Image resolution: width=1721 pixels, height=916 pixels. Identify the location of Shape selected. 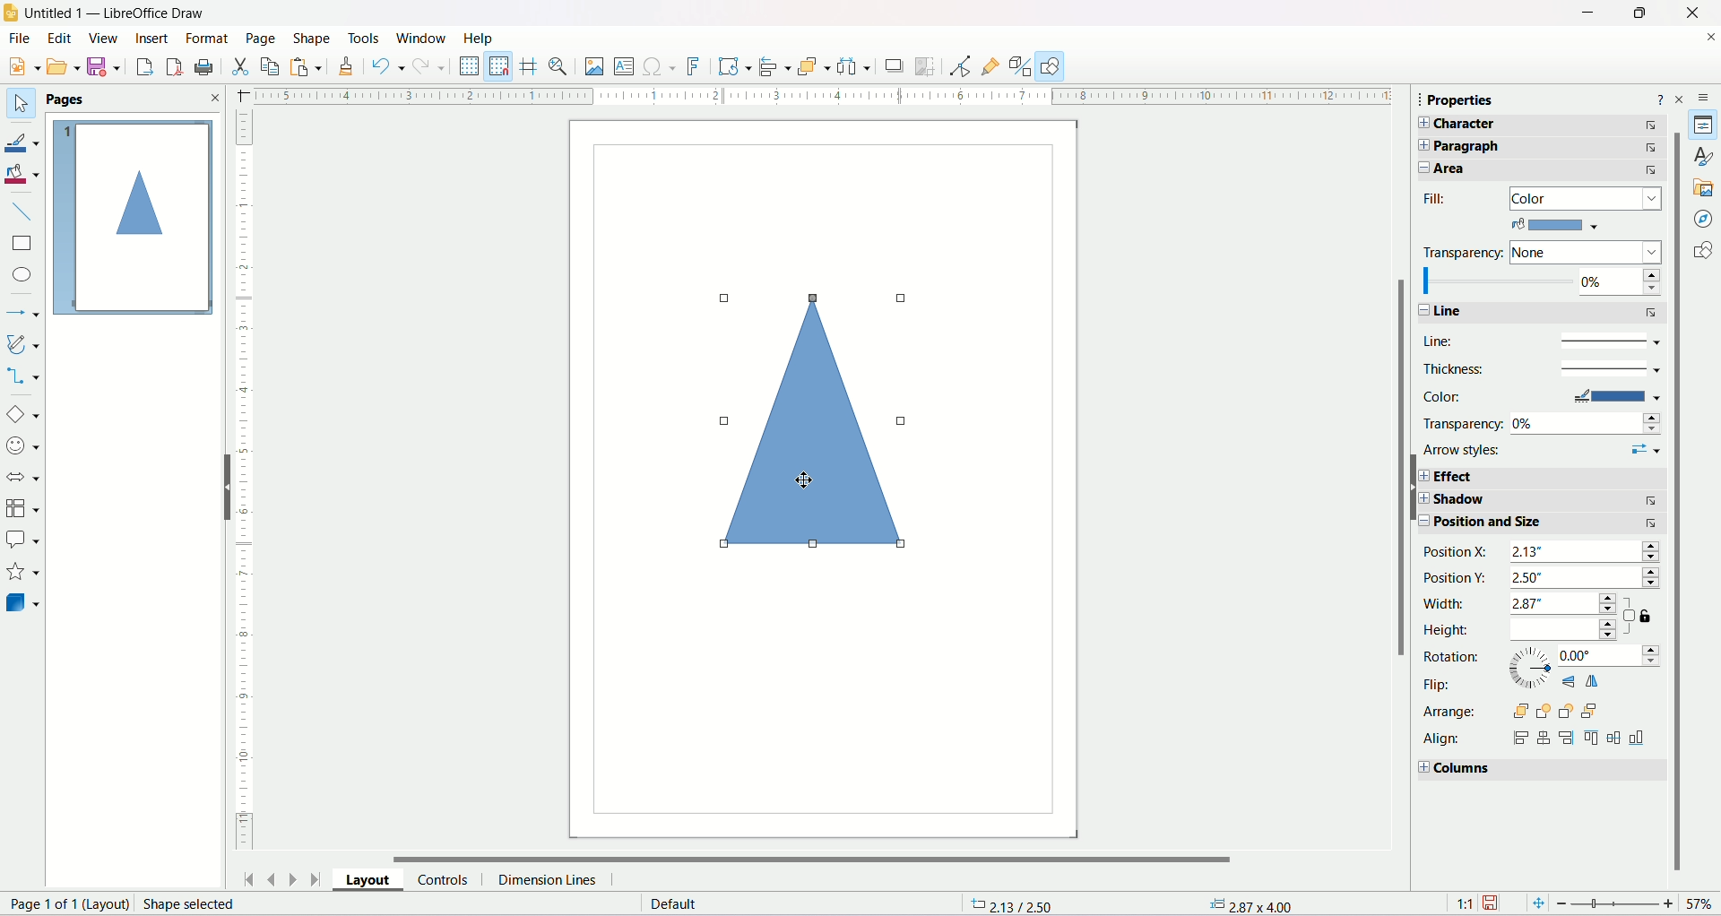
(202, 905).